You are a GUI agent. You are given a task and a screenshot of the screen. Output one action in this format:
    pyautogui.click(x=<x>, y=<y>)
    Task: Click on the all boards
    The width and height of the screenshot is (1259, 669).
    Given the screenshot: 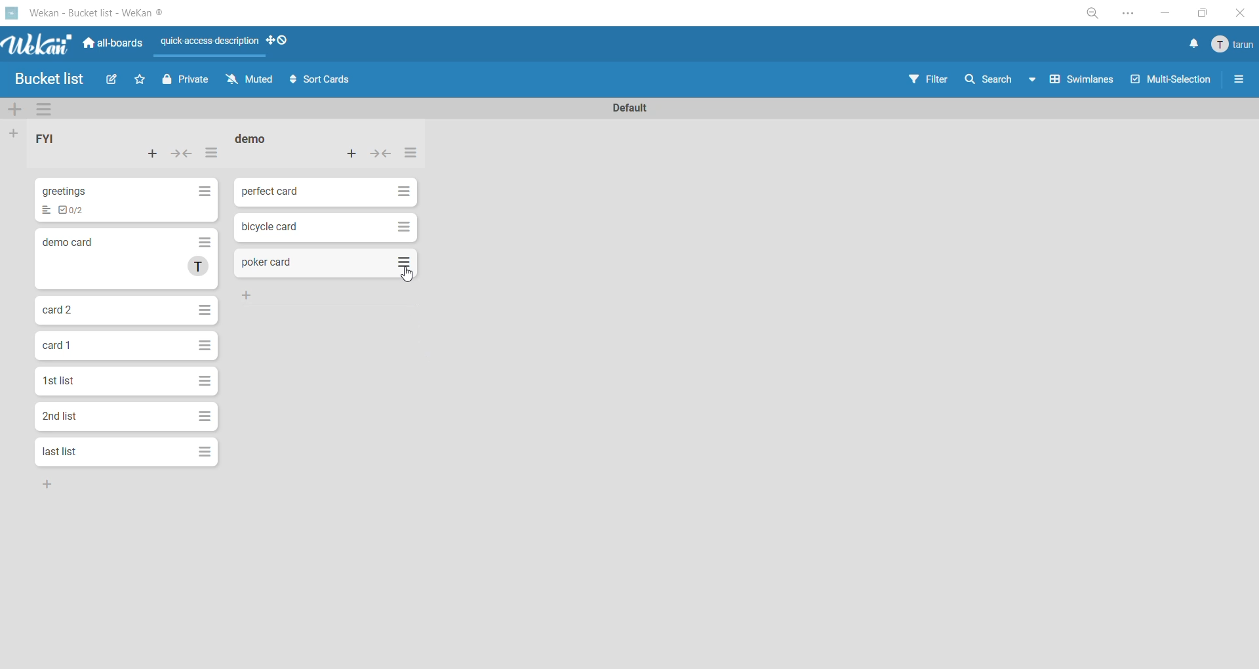 What is the action you would take?
    pyautogui.click(x=113, y=41)
    